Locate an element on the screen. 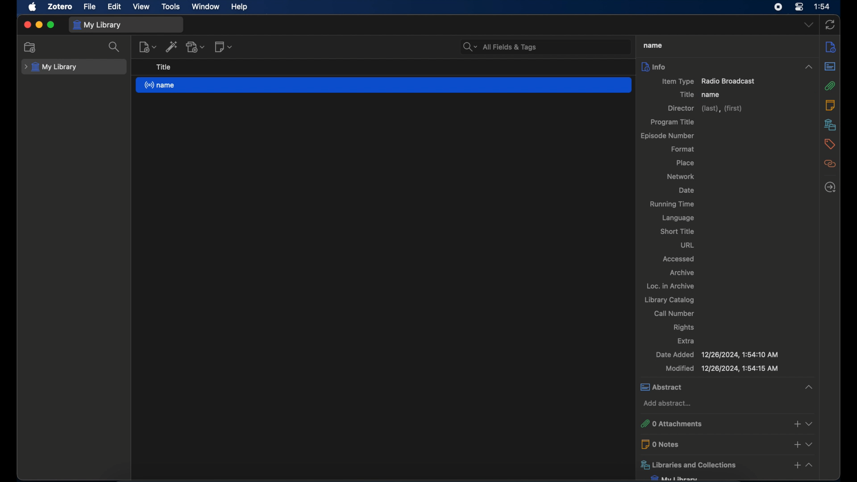  window is located at coordinates (206, 7).